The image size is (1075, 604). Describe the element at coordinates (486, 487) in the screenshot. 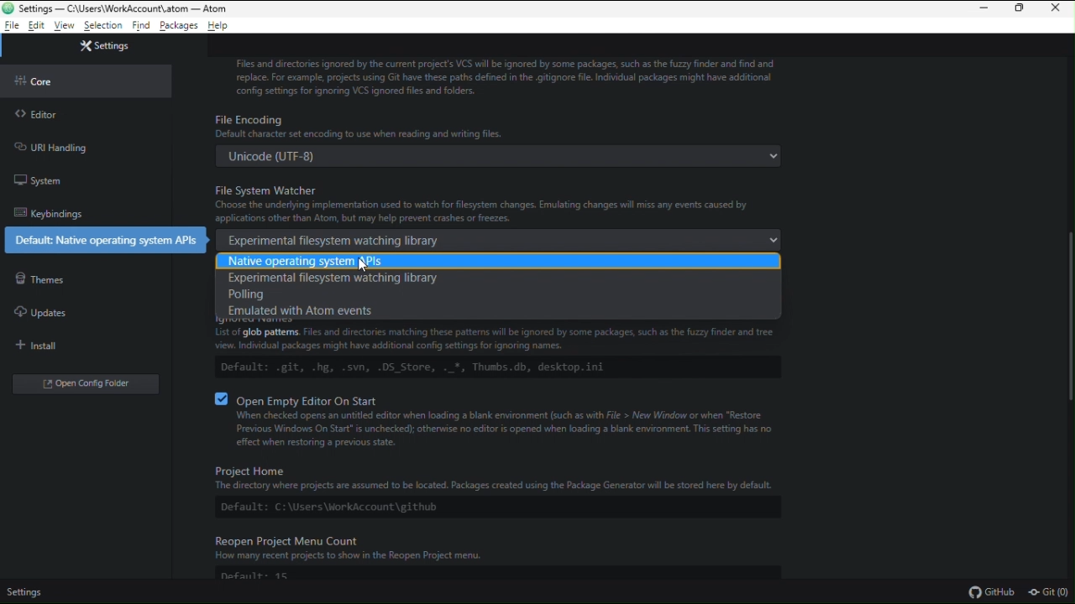

I see `Project home` at that location.